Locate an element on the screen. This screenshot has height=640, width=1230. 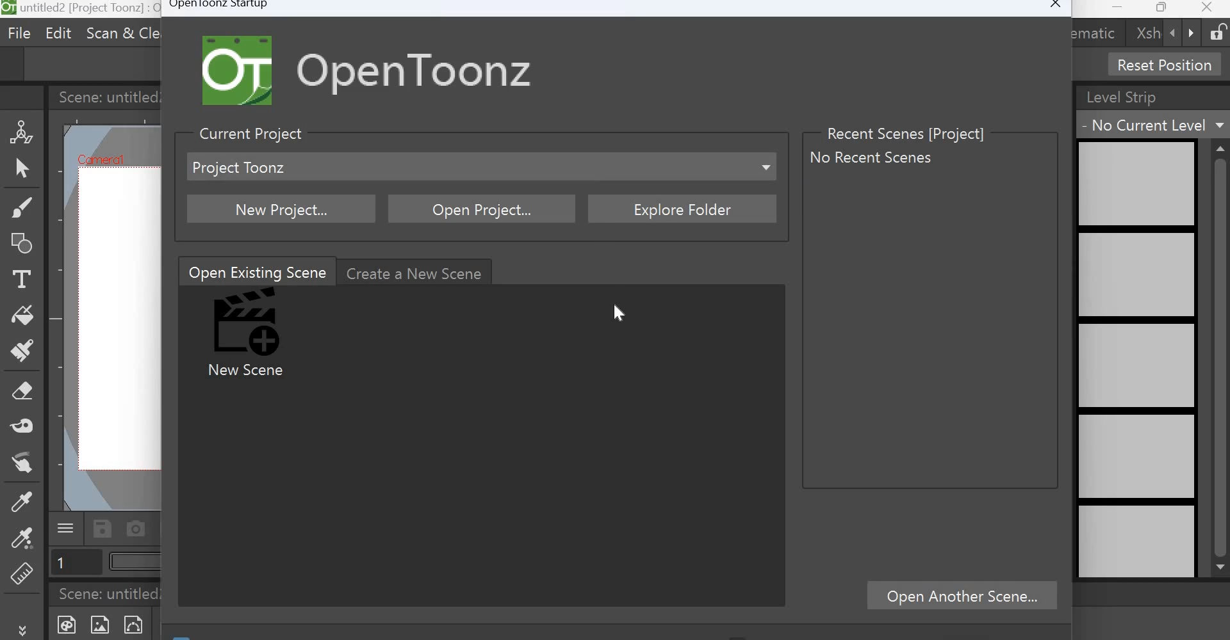
Scene: untitled2 is located at coordinates (113, 594).